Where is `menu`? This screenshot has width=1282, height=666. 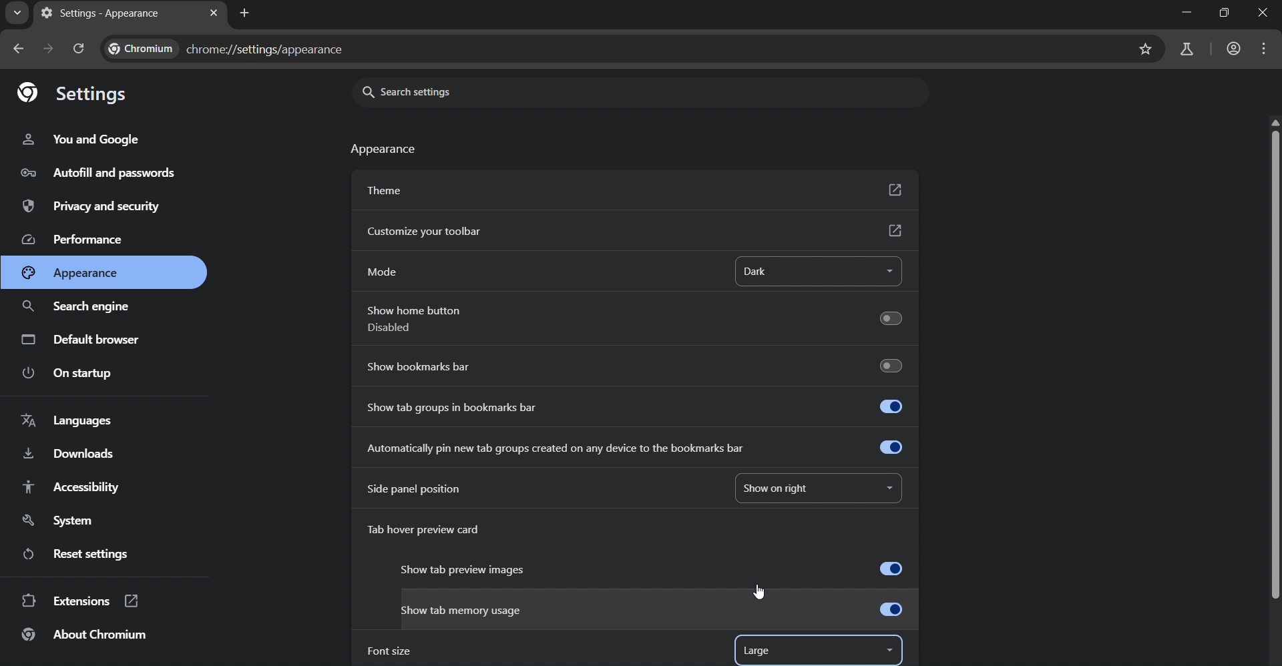 menu is located at coordinates (1266, 51).